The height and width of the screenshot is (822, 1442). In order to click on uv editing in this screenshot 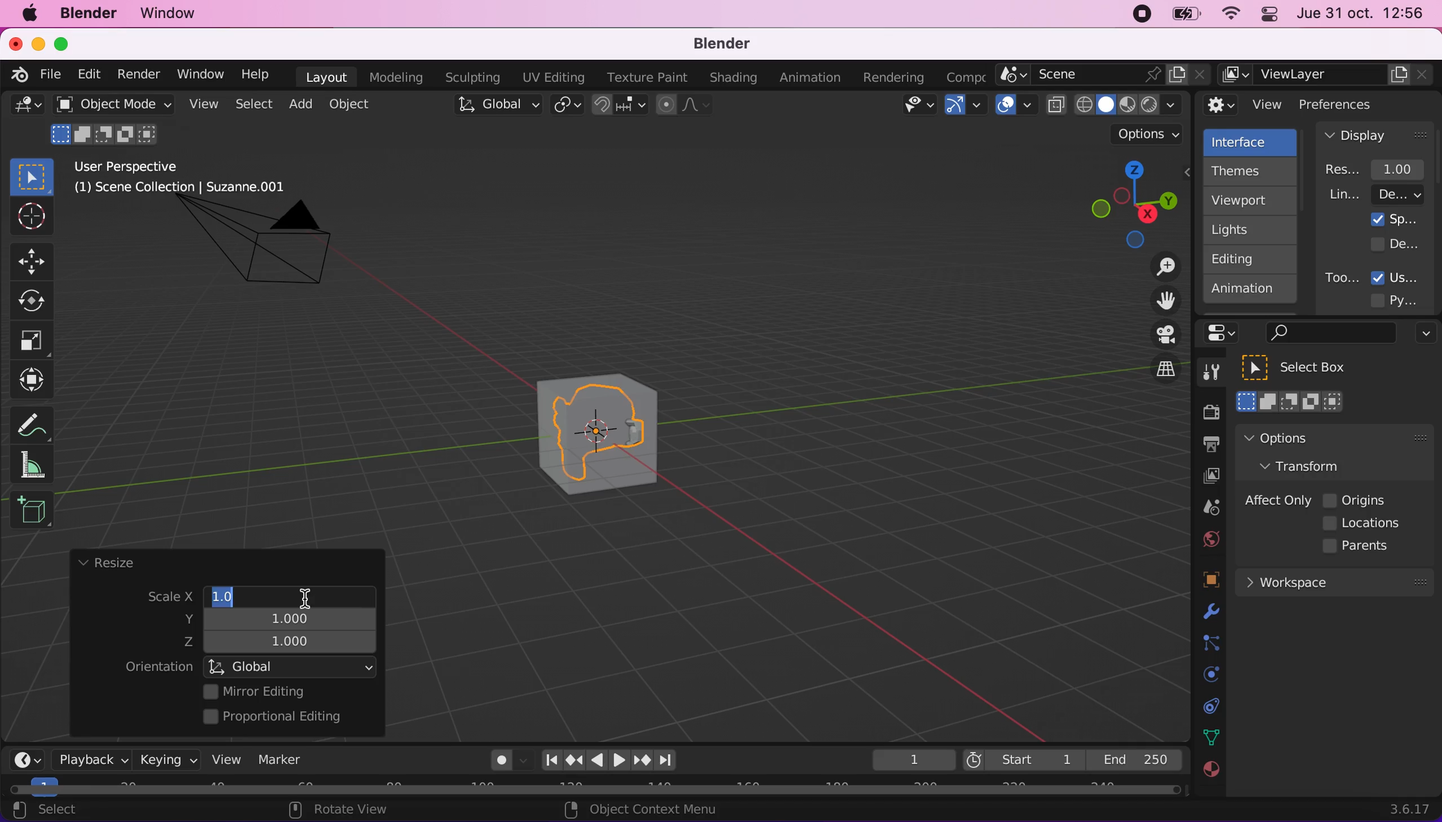, I will do `click(553, 77)`.